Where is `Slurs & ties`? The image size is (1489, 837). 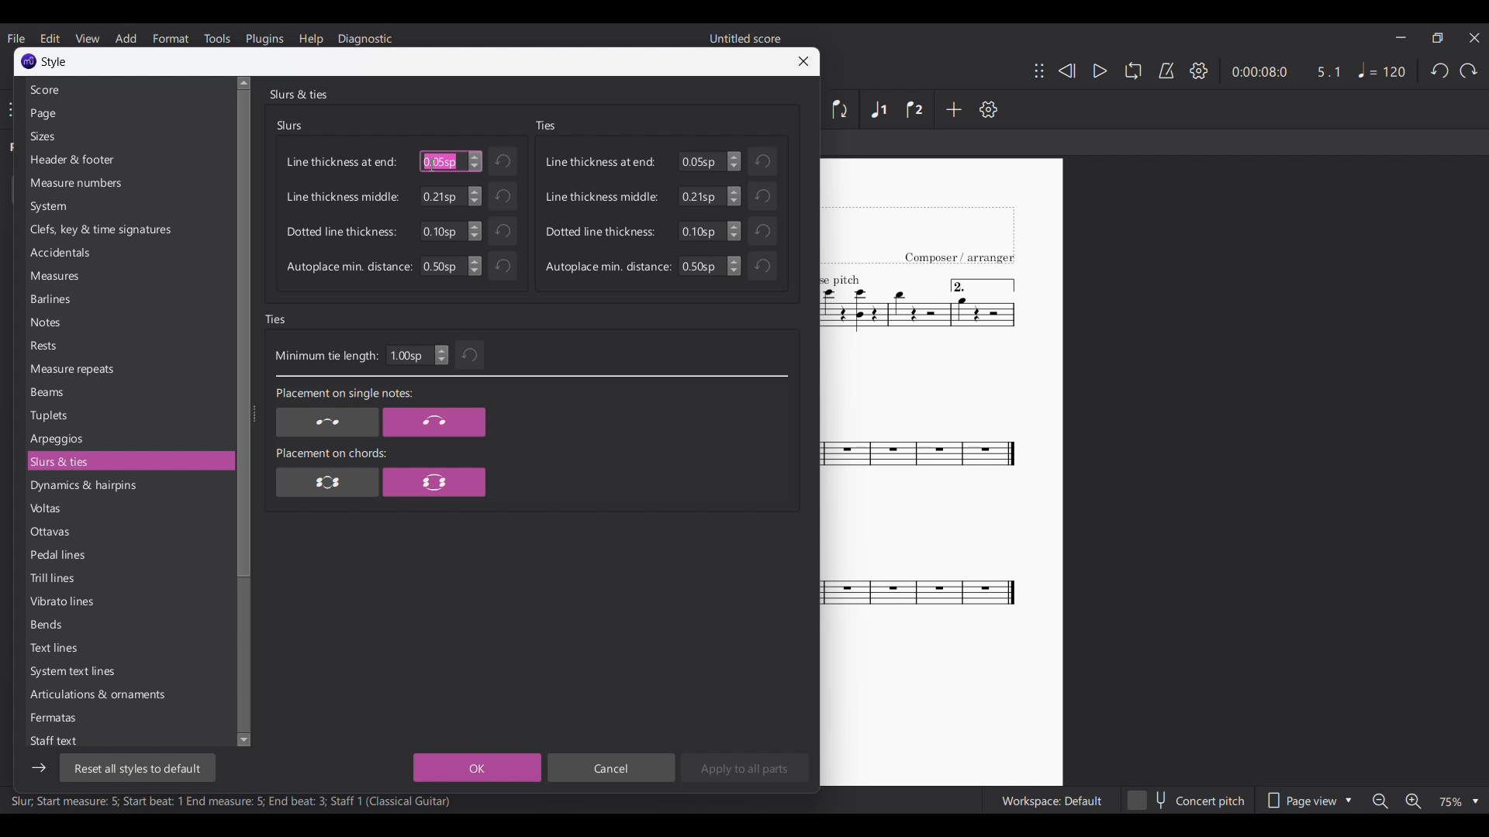 Slurs & ties is located at coordinates (298, 94).